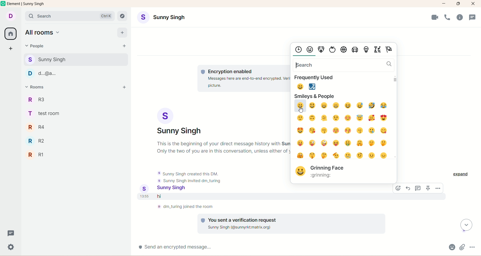  I want to click on search, so click(70, 16).